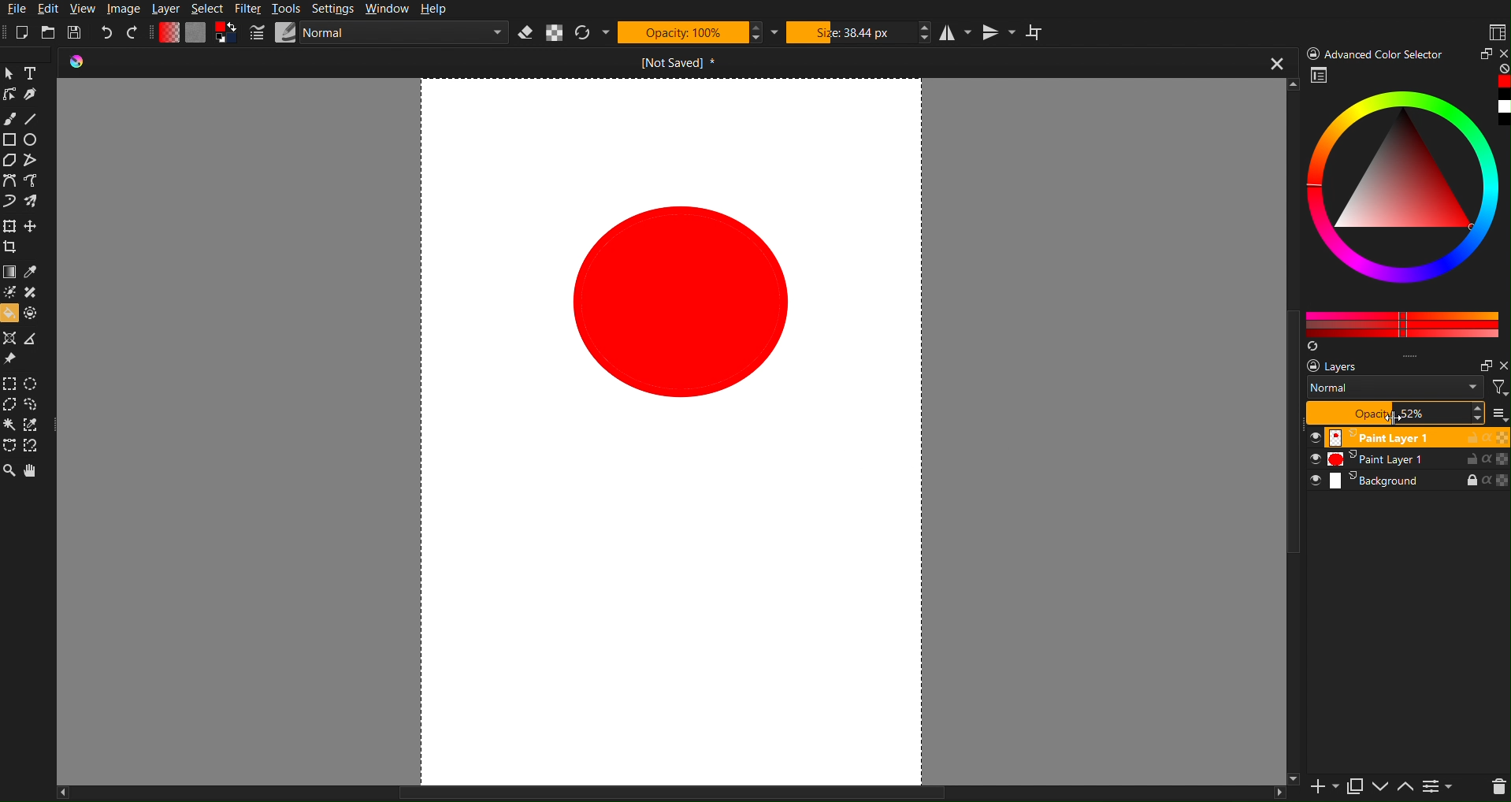 Image resolution: width=1511 pixels, height=802 pixels. Describe the element at coordinates (33, 272) in the screenshot. I see `Eyedropper` at that location.